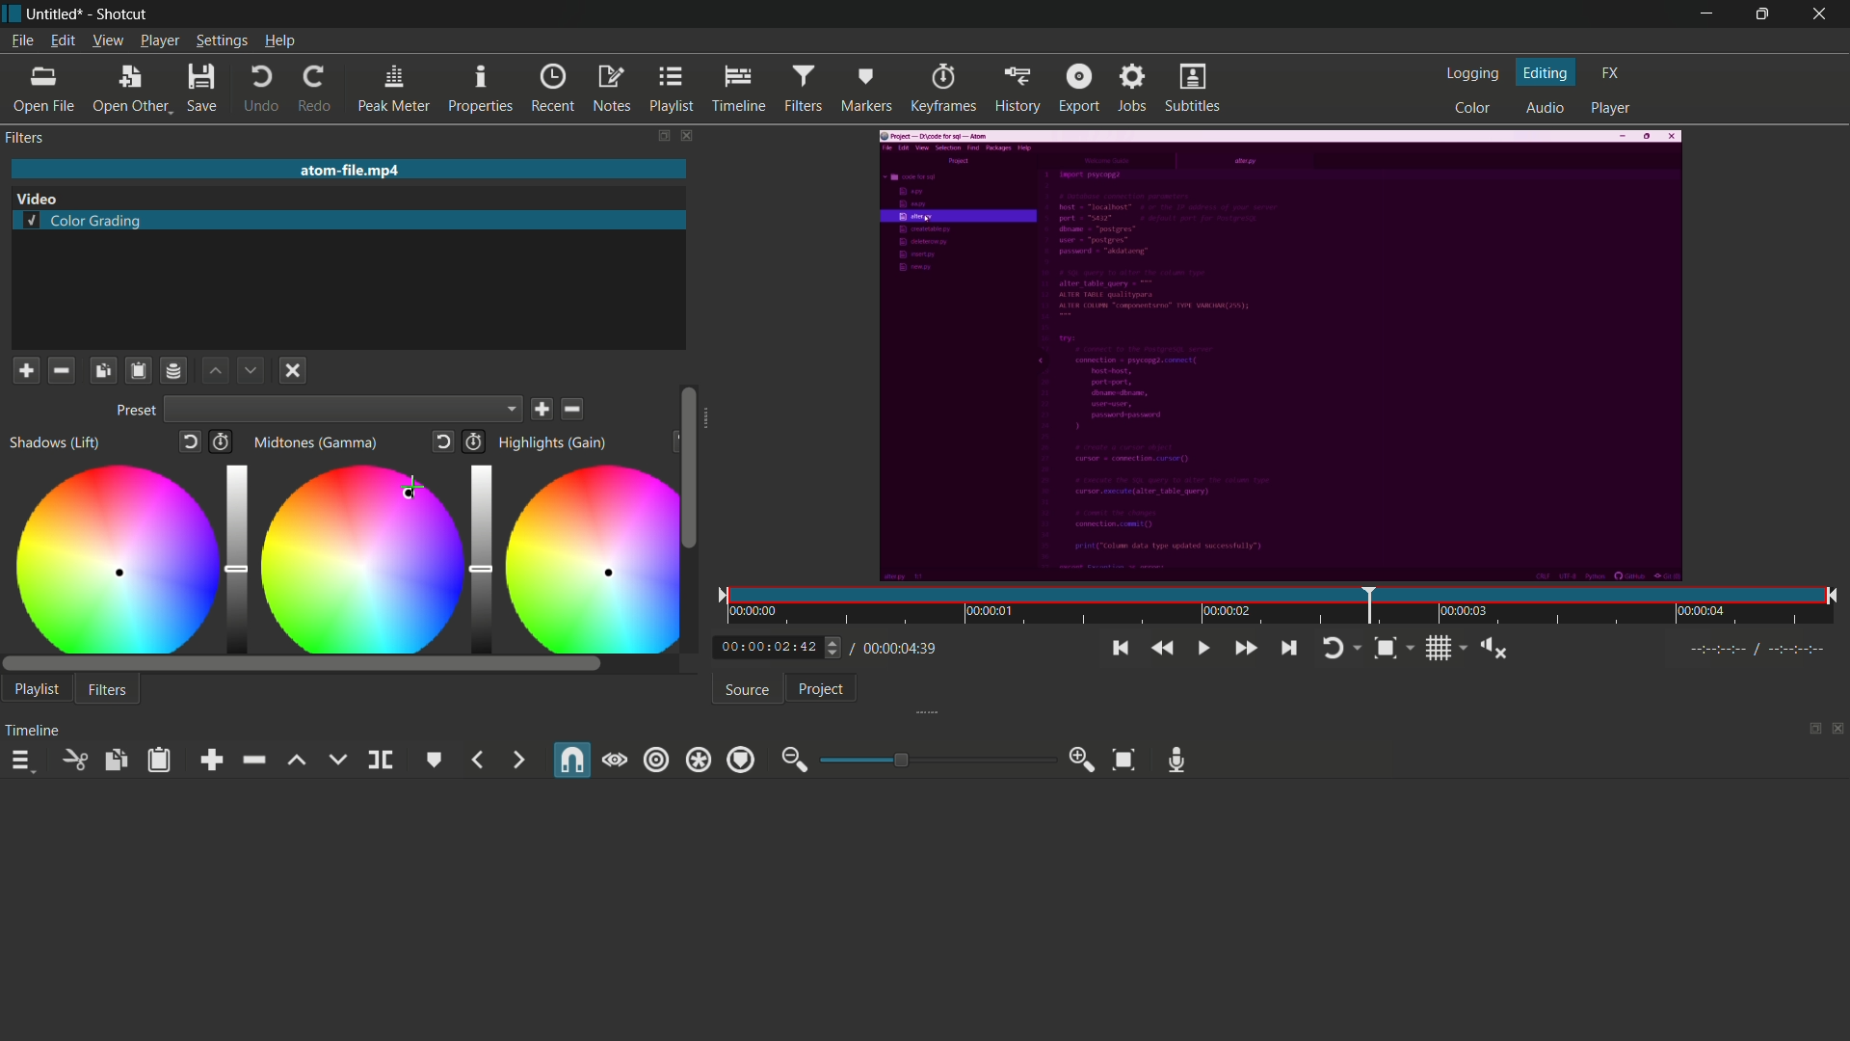  What do you see at coordinates (130, 92) in the screenshot?
I see `open other` at bounding box center [130, 92].